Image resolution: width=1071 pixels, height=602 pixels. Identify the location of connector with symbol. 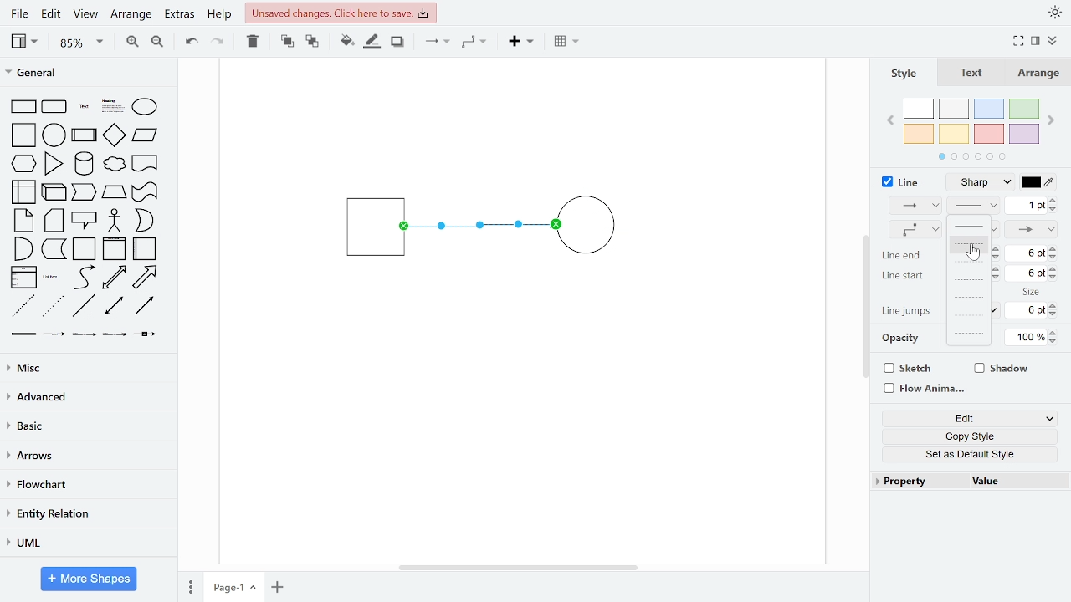
(147, 333).